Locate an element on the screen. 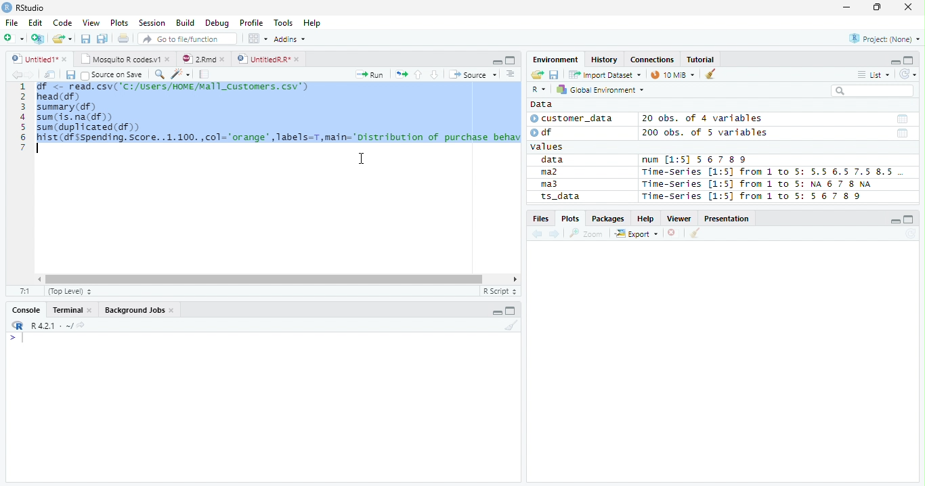  Previous is located at coordinates (15, 74).